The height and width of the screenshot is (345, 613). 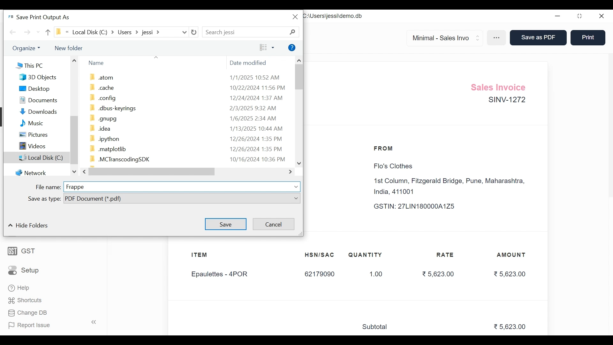 What do you see at coordinates (512, 255) in the screenshot?
I see `AMOUNT` at bounding box center [512, 255].